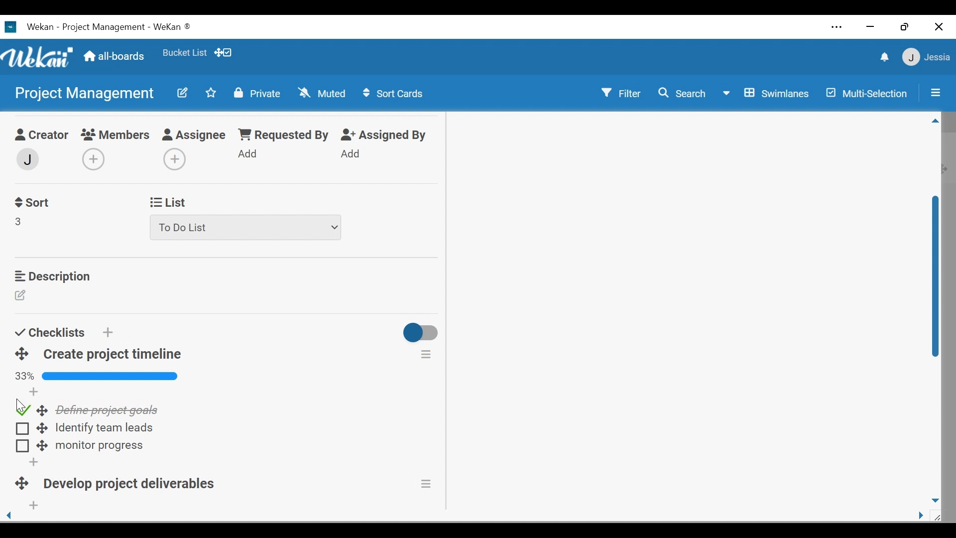 The image size is (956, 538). Describe the element at coordinates (422, 334) in the screenshot. I see `Toggle show/hide checklist` at that location.